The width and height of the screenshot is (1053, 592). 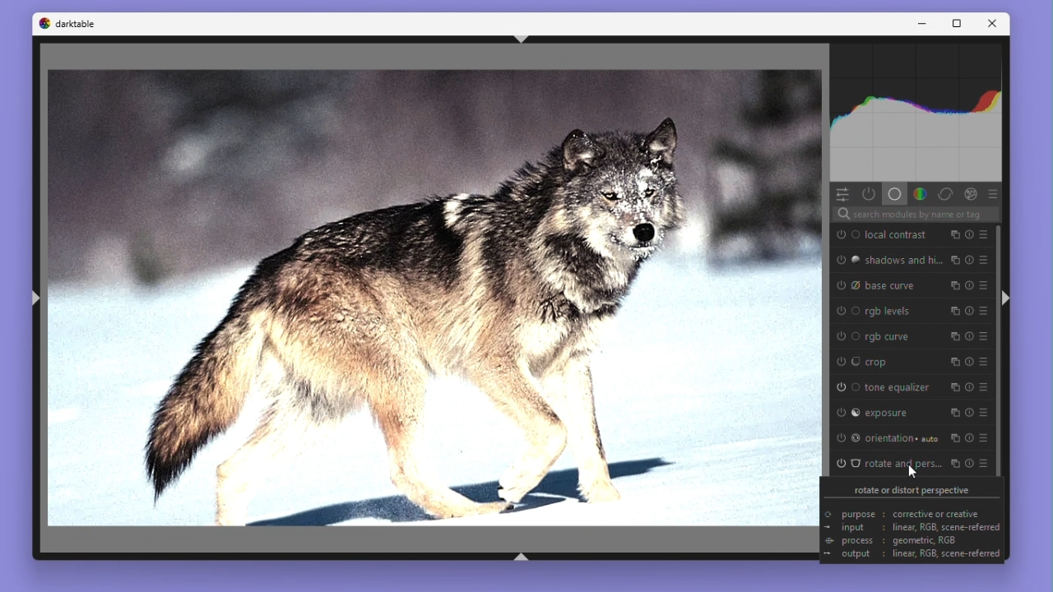 What do you see at coordinates (912, 214) in the screenshot?
I see `Search bar` at bounding box center [912, 214].